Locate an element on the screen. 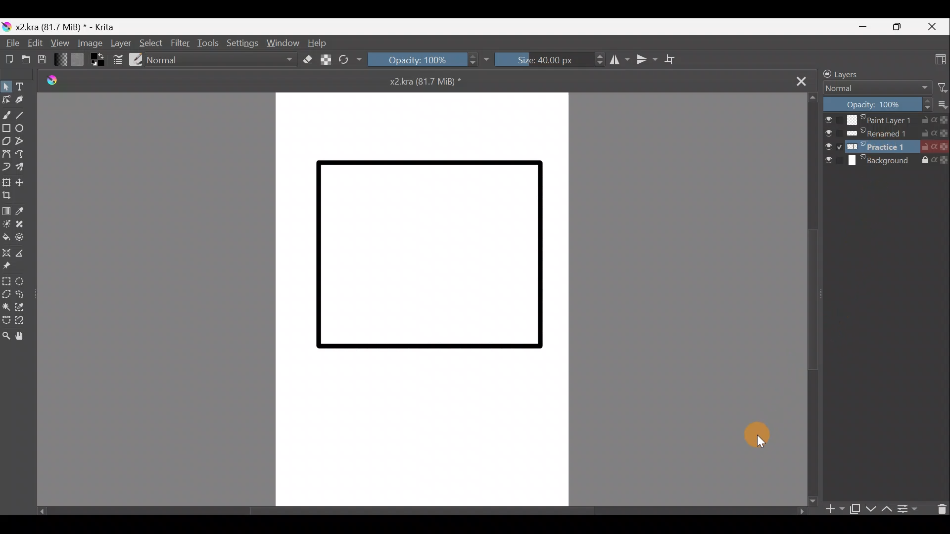 The image size is (950, 534). Maximize is located at coordinates (897, 26).